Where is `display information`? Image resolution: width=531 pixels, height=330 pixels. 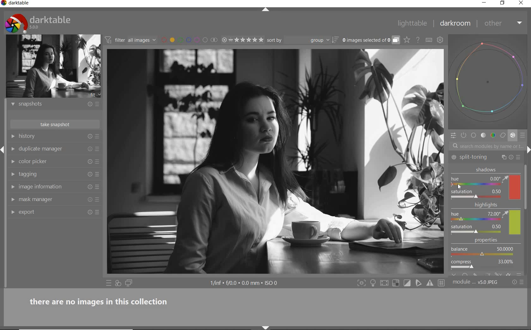 display information is located at coordinates (245, 284).